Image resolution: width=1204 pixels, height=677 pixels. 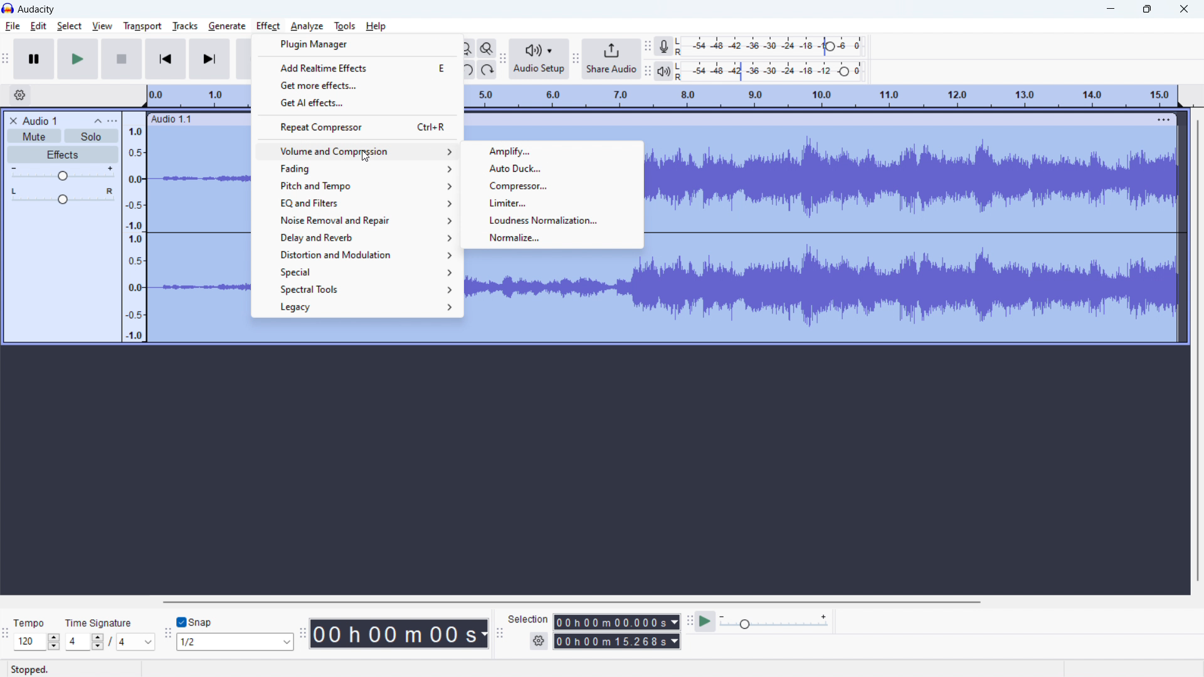 What do you see at coordinates (552, 202) in the screenshot?
I see `limiter` at bounding box center [552, 202].